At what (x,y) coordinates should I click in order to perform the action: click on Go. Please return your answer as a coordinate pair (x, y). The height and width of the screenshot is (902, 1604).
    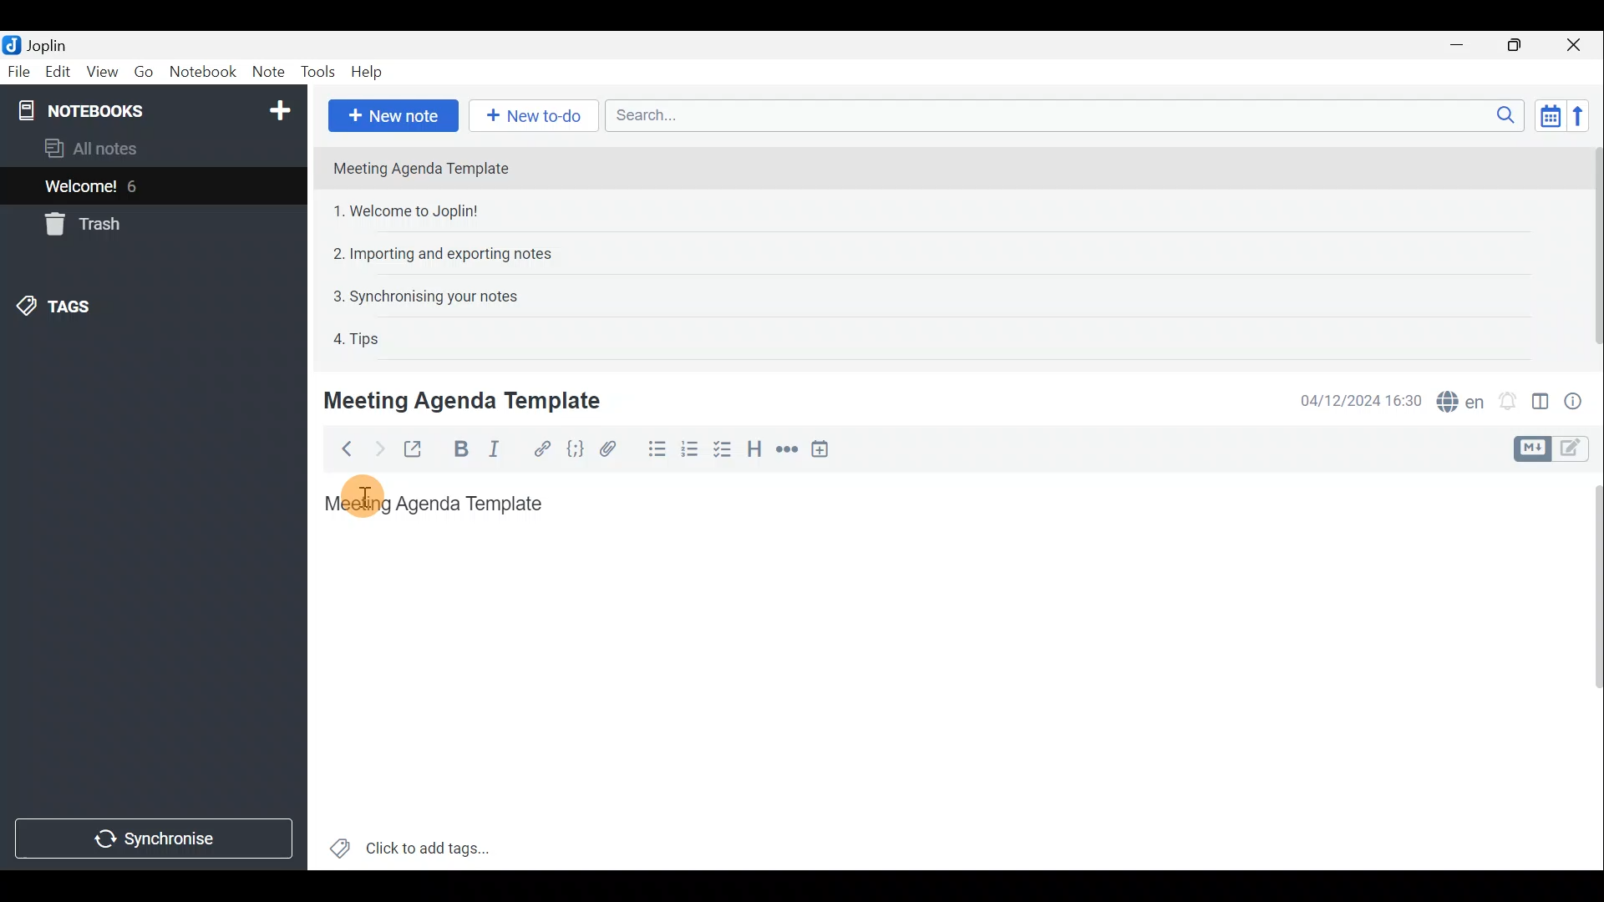
    Looking at the image, I should click on (142, 71).